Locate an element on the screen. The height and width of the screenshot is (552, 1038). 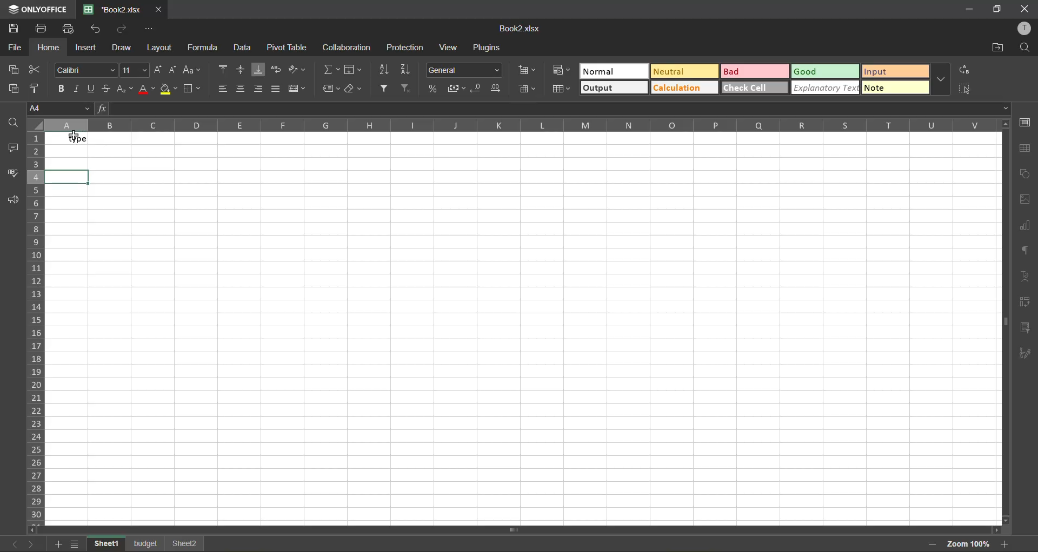
cell settings is located at coordinates (1024, 124).